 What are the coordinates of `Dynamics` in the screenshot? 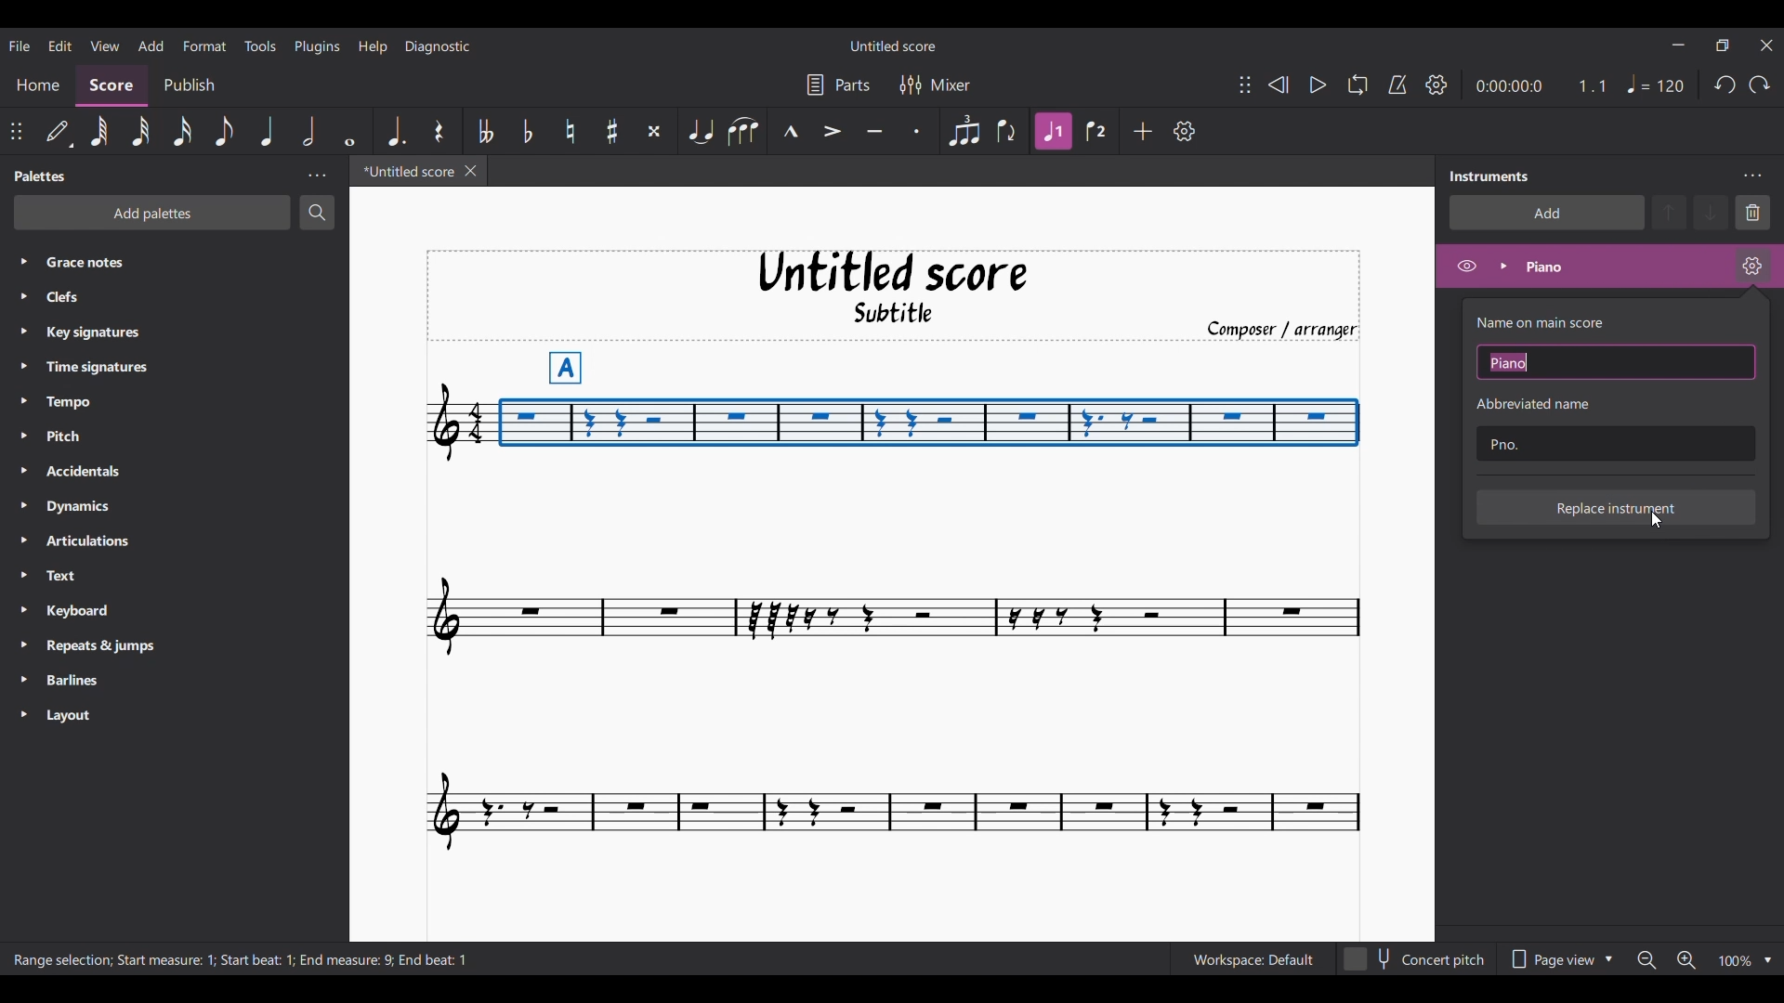 It's located at (111, 508).